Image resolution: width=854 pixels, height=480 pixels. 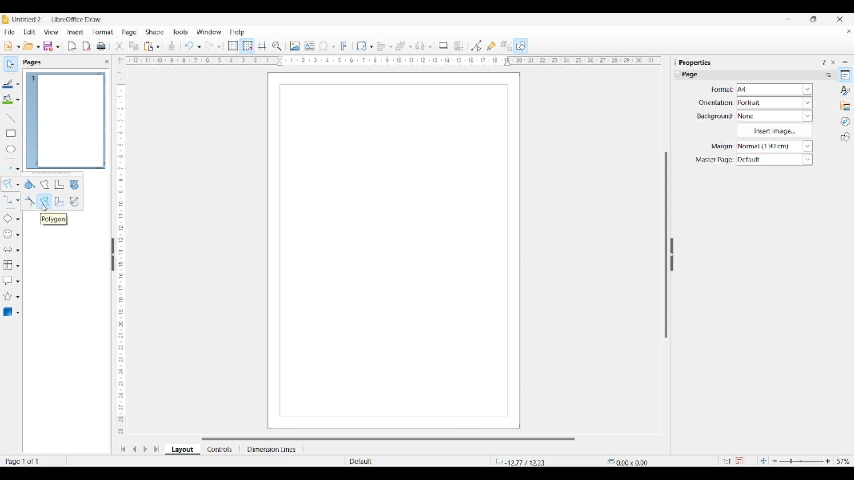 What do you see at coordinates (8, 234) in the screenshot?
I see `Selected symbol` at bounding box center [8, 234].